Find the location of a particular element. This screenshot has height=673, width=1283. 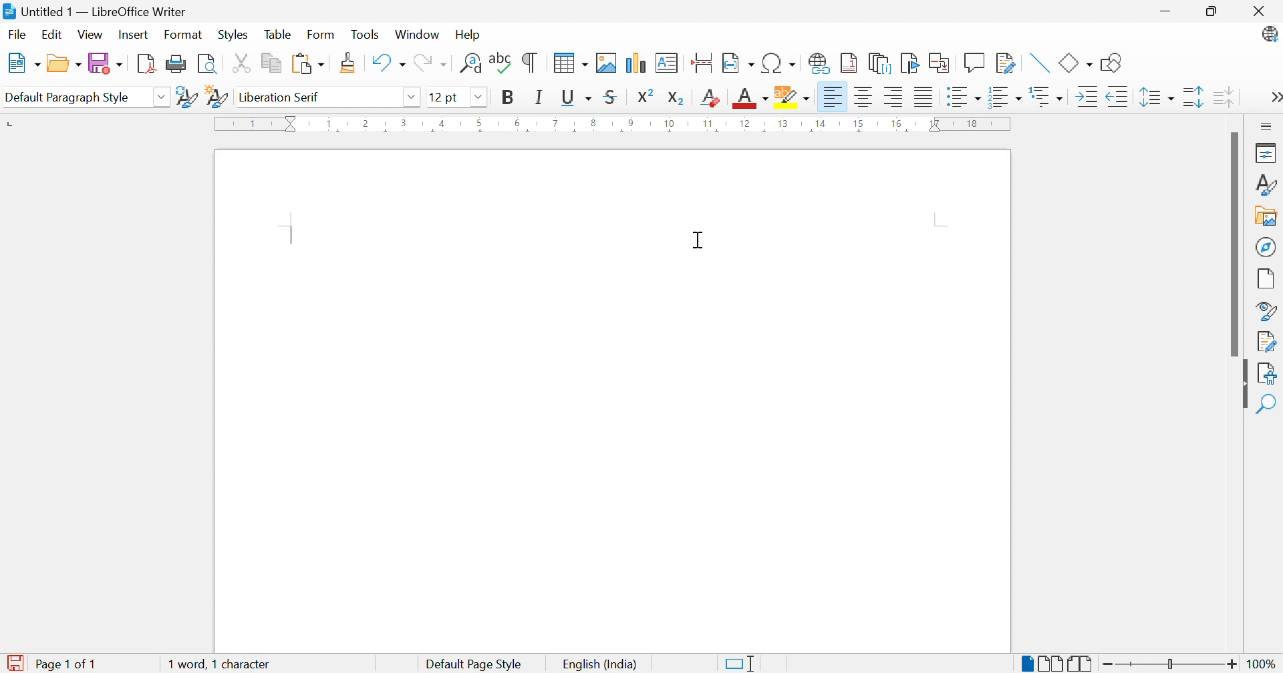

Drop Down is located at coordinates (478, 97).